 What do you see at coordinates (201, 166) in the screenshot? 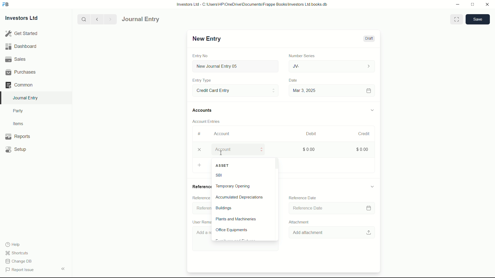
I see `Aad Row` at bounding box center [201, 166].